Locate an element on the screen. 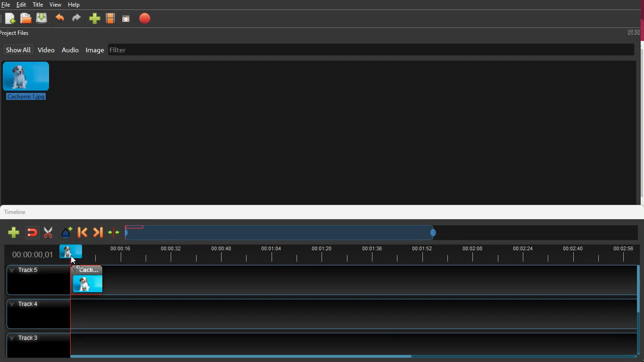 Image resolution: width=644 pixels, height=362 pixels. more is located at coordinates (94, 18).